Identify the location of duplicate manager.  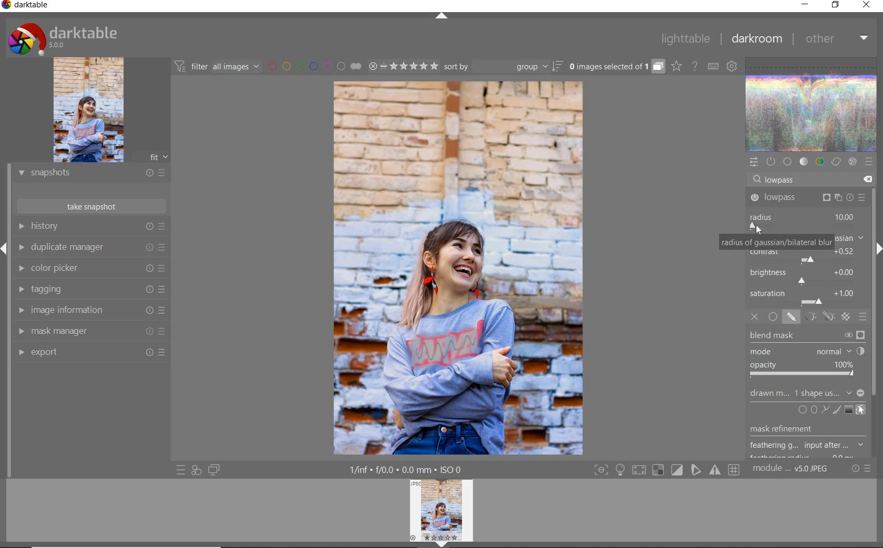
(93, 248).